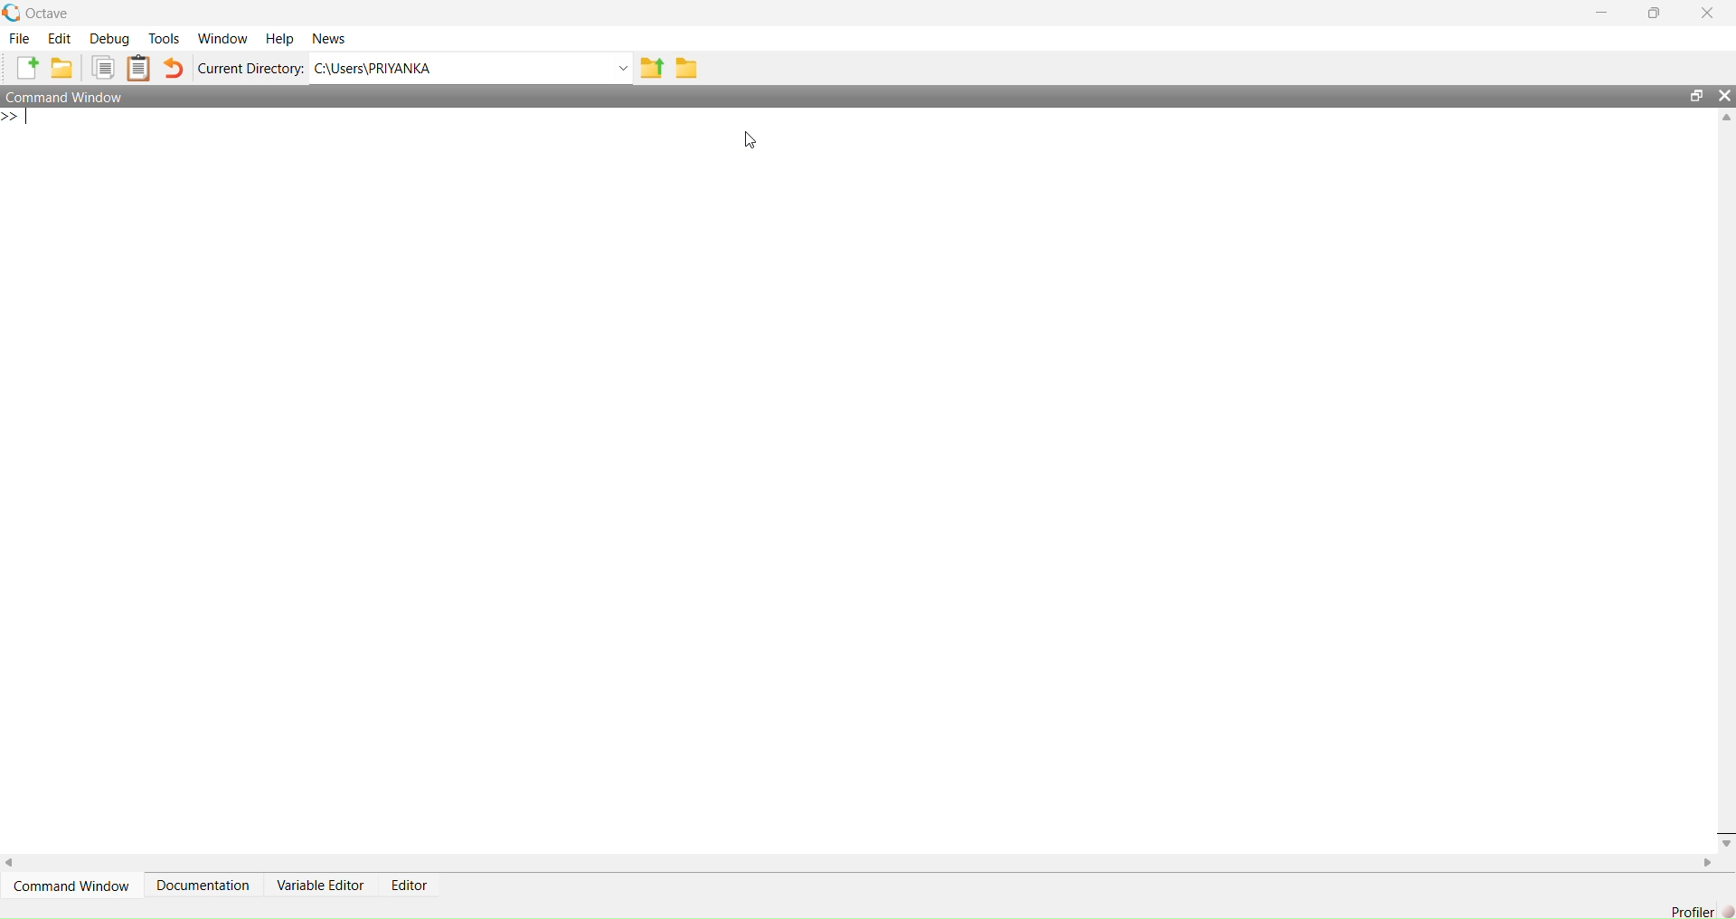 The height and width of the screenshot is (919, 1736). Describe the element at coordinates (416, 885) in the screenshot. I see `Editor` at that location.